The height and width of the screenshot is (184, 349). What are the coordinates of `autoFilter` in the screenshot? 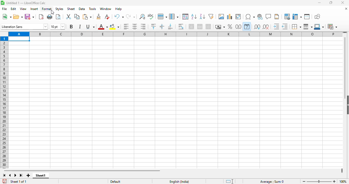 It's located at (211, 17).